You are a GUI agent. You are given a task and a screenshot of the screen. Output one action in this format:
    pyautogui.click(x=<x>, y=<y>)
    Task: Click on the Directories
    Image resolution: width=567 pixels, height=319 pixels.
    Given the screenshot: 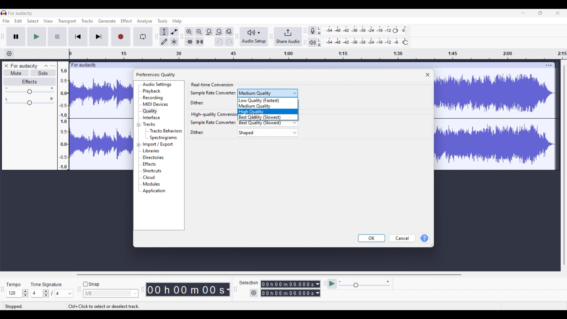 What is the action you would take?
    pyautogui.click(x=154, y=157)
    